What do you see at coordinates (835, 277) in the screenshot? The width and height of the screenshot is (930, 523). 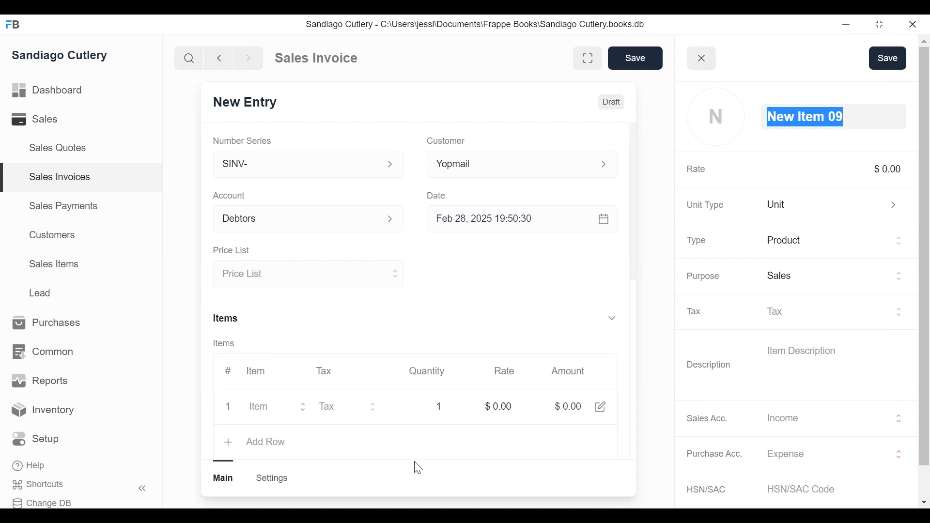 I see `Sales` at bounding box center [835, 277].